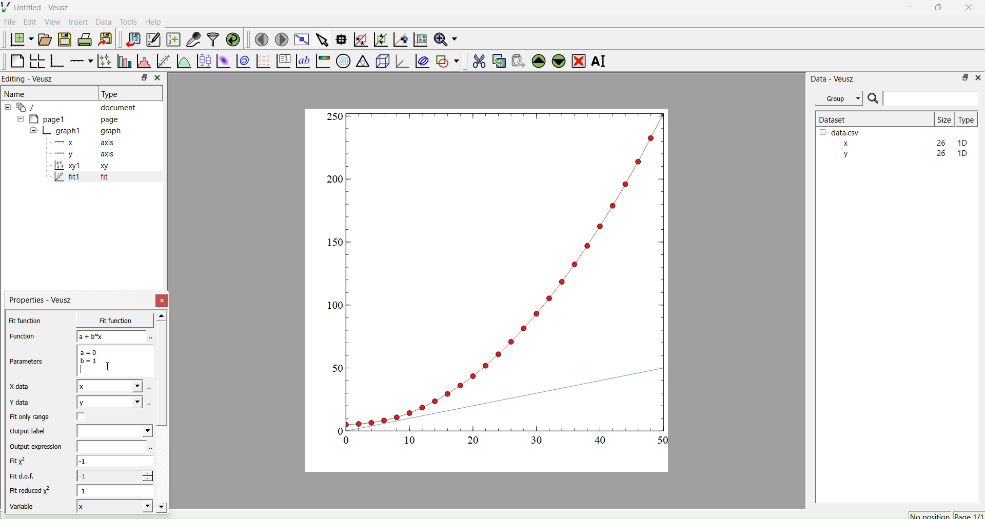 The image size is (985, 519). I want to click on Checkbox, so click(84, 416).